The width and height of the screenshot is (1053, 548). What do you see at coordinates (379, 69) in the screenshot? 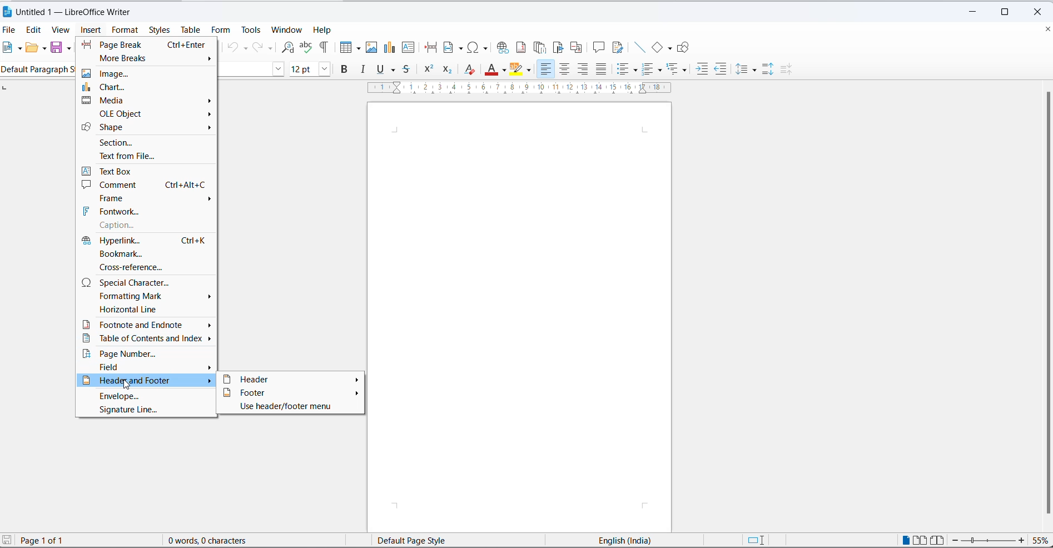
I see `underline` at bounding box center [379, 69].